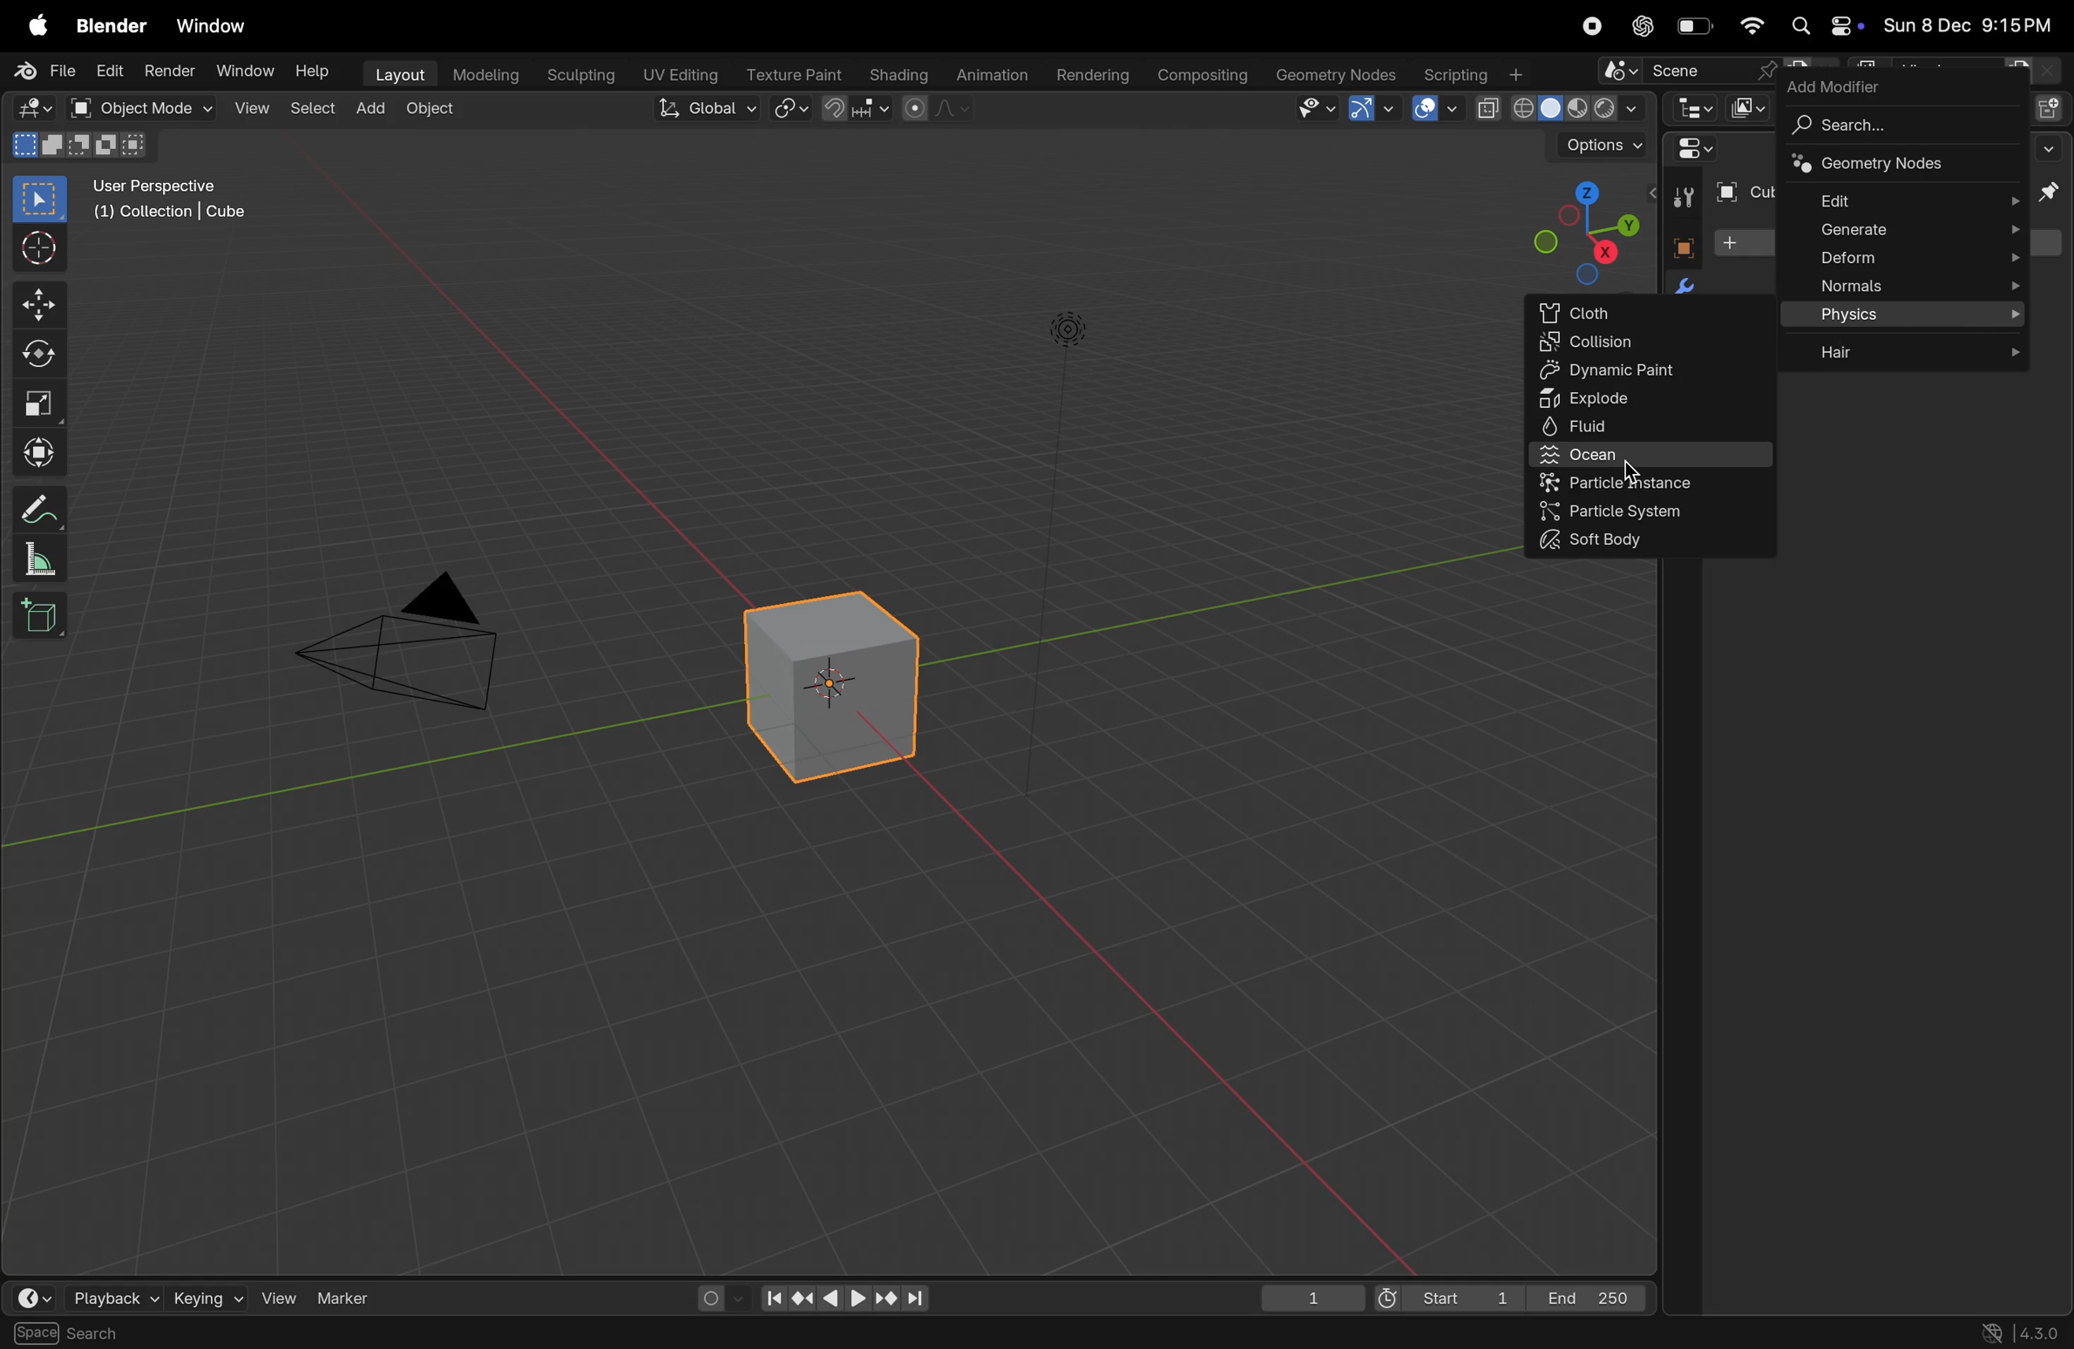  I want to click on Genrate, so click(1902, 230).